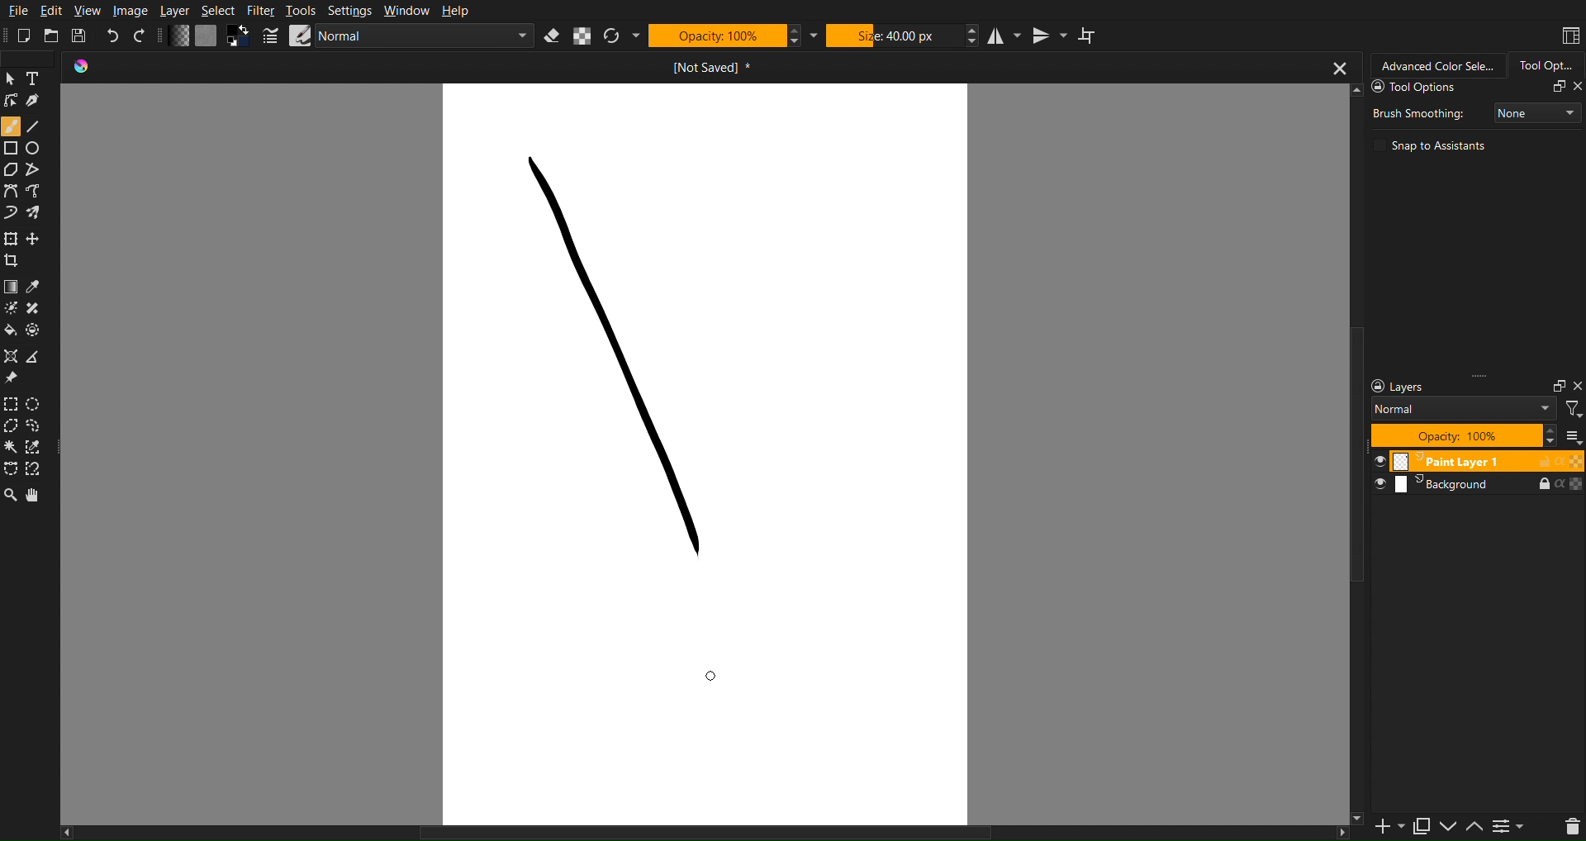 The height and width of the screenshot is (841, 1586). I want to click on Circle, so click(37, 149).